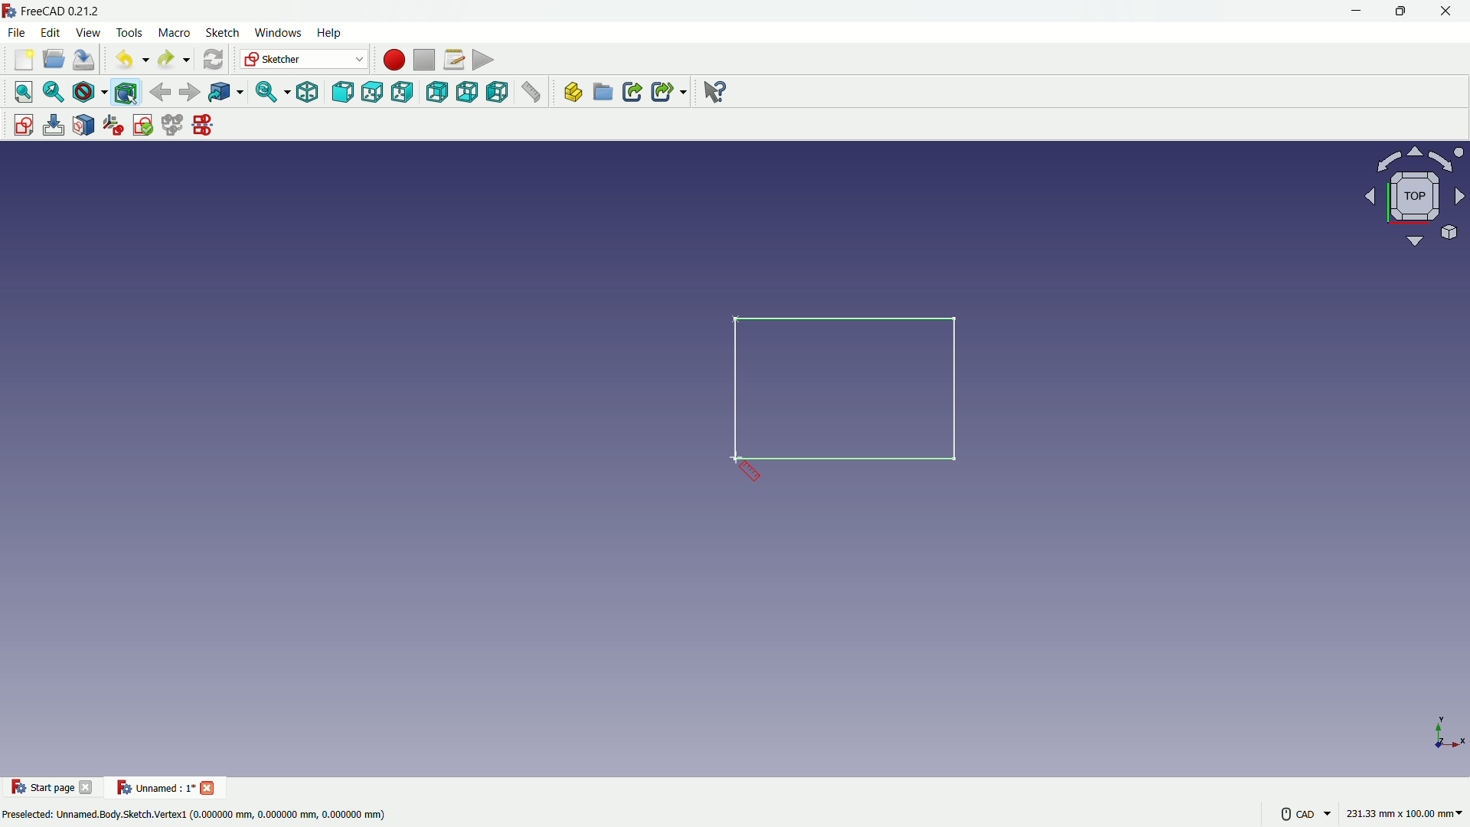 Image resolution: width=1470 pixels, height=827 pixels. I want to click on mirror sketches, so click(202, 126).